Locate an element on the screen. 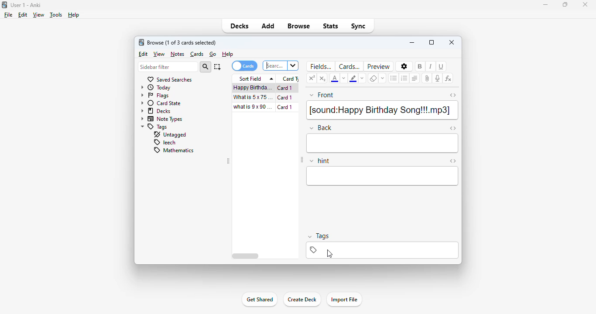 The height and width of the screenshot is (314, 596). select is located at coordinates (217, 67).